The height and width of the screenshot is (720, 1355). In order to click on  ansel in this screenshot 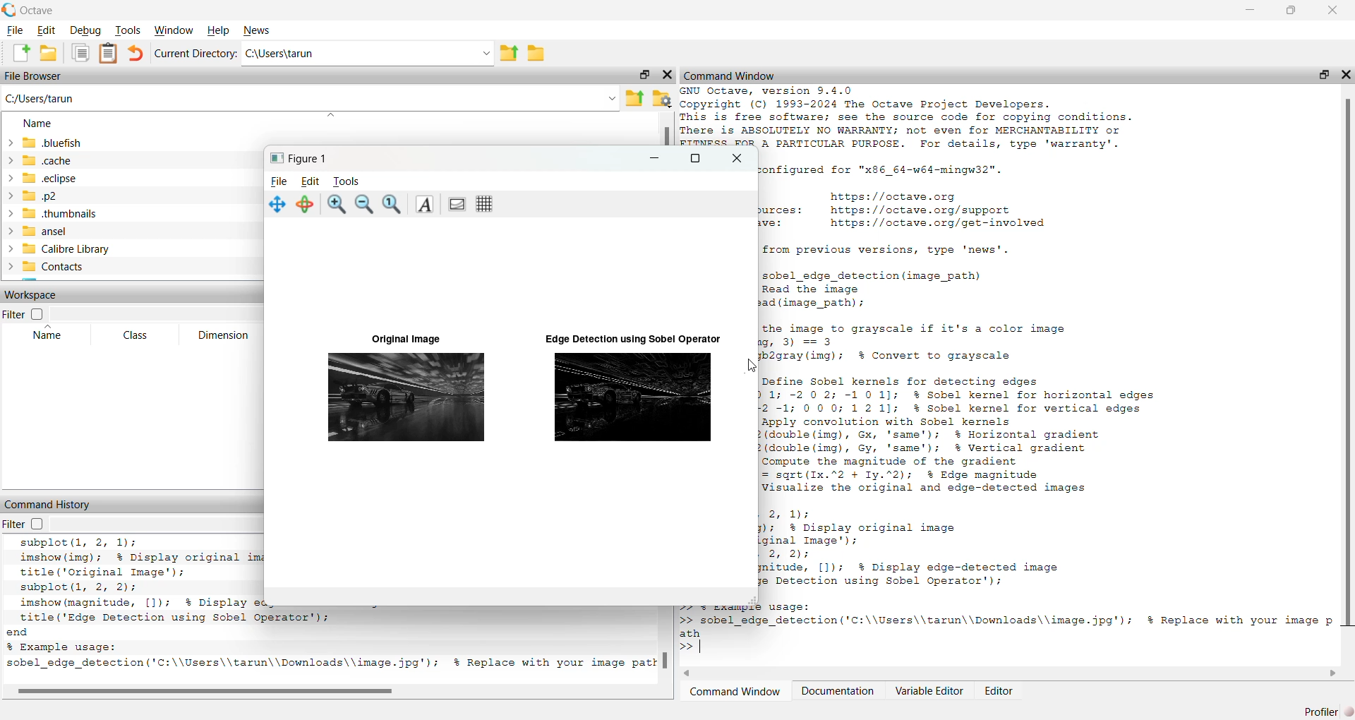, I will do `click(42, 230)`.